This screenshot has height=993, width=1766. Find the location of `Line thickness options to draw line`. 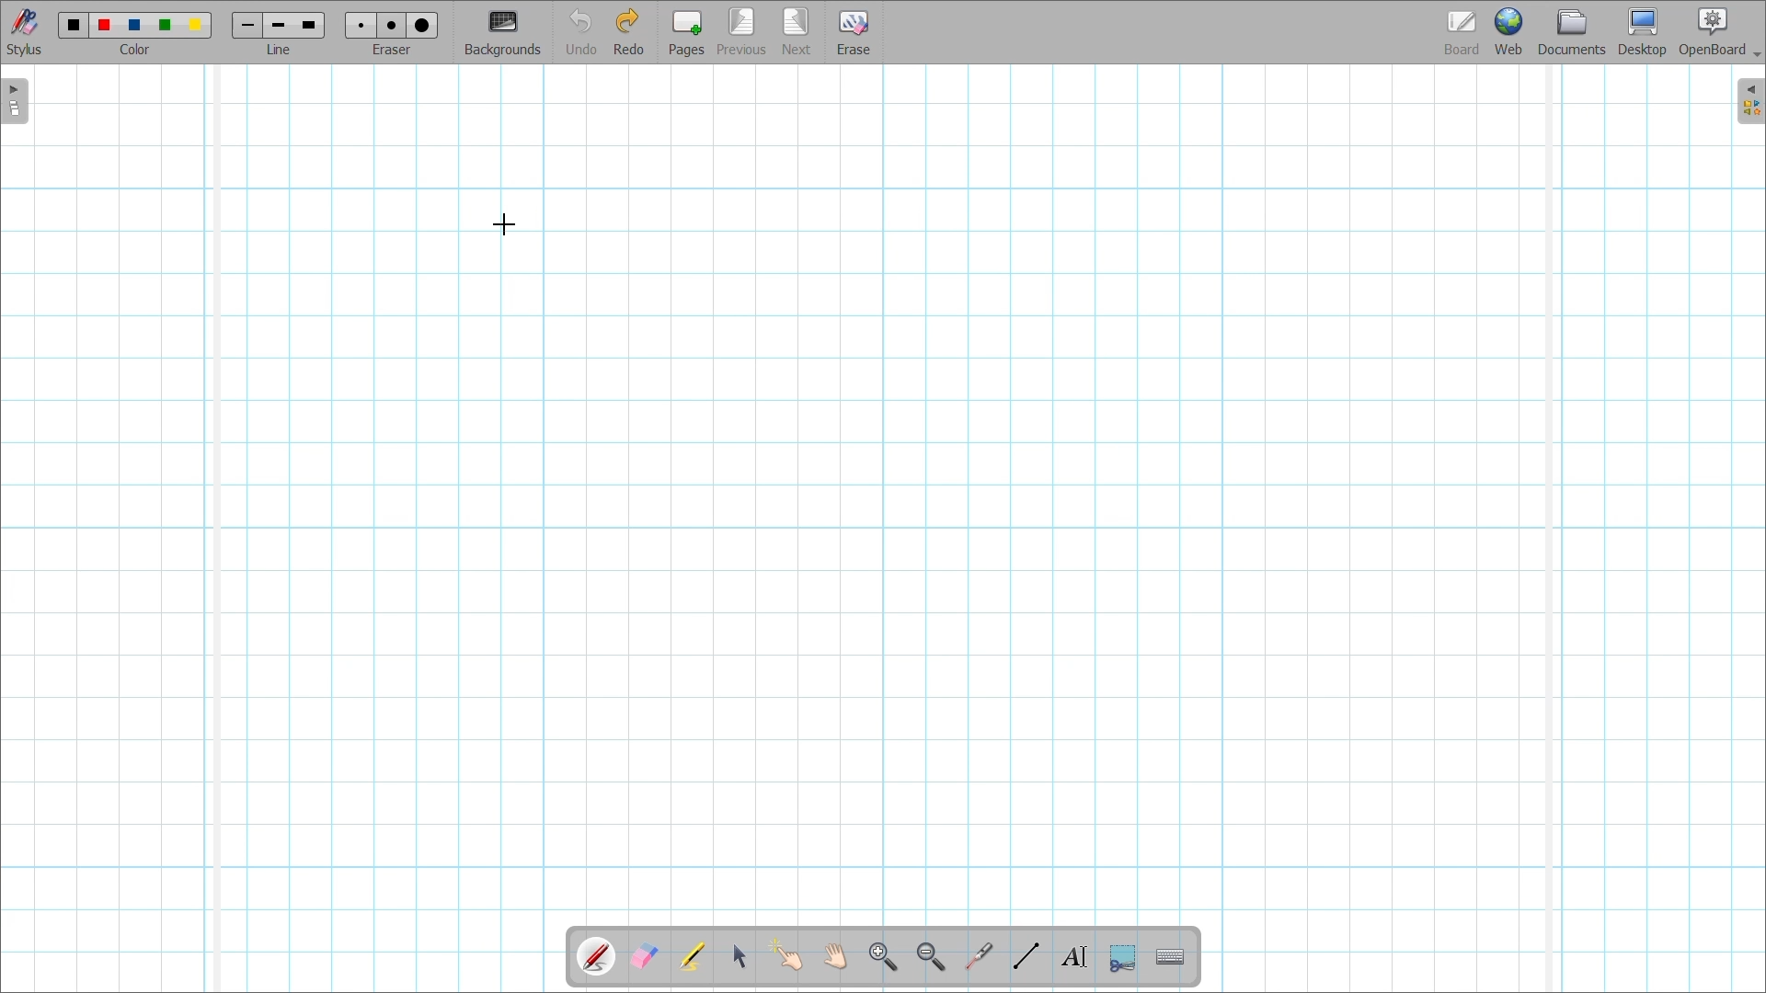

Line thickness options to draw line is located at coordinates (279, 27).